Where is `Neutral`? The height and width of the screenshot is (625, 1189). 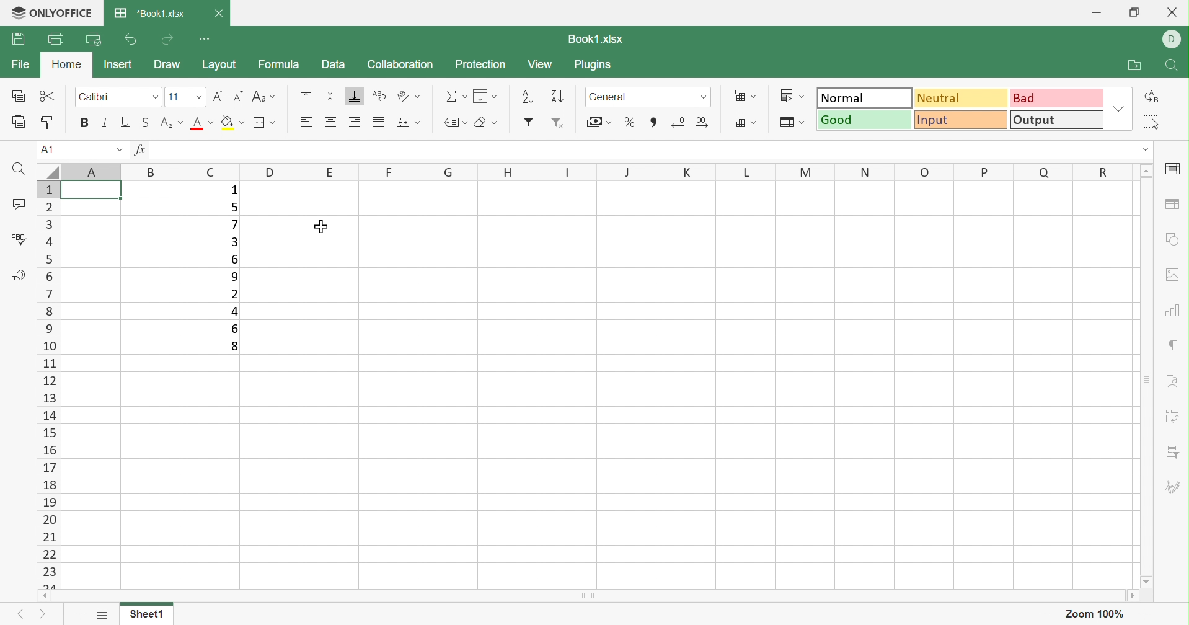
Neutral is located at coordinates (960, 99).